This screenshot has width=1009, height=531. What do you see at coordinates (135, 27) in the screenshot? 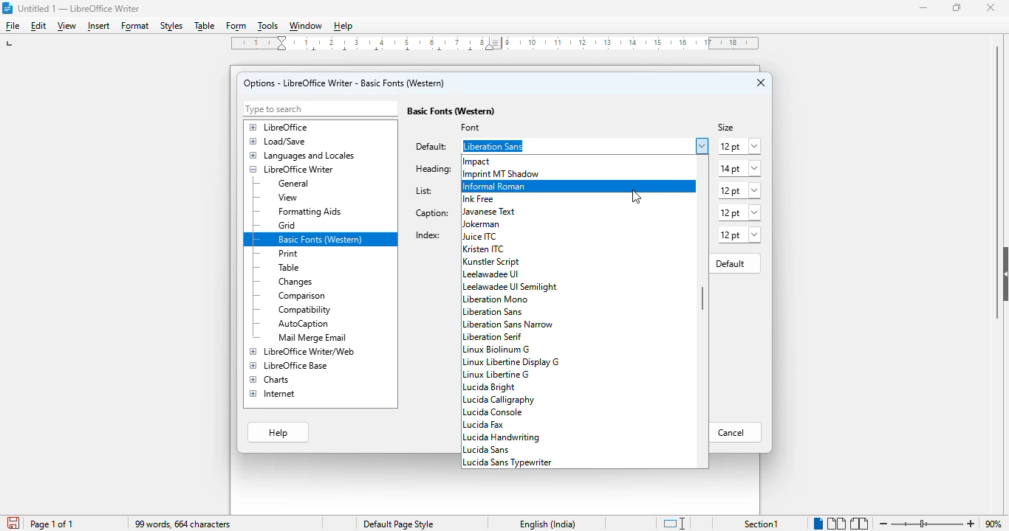
I see `format` at bounding box center [135, 27].